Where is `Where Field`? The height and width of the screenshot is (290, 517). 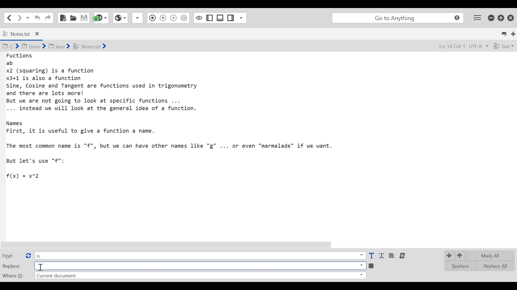
Where Field is located at coordinates (200, 276).